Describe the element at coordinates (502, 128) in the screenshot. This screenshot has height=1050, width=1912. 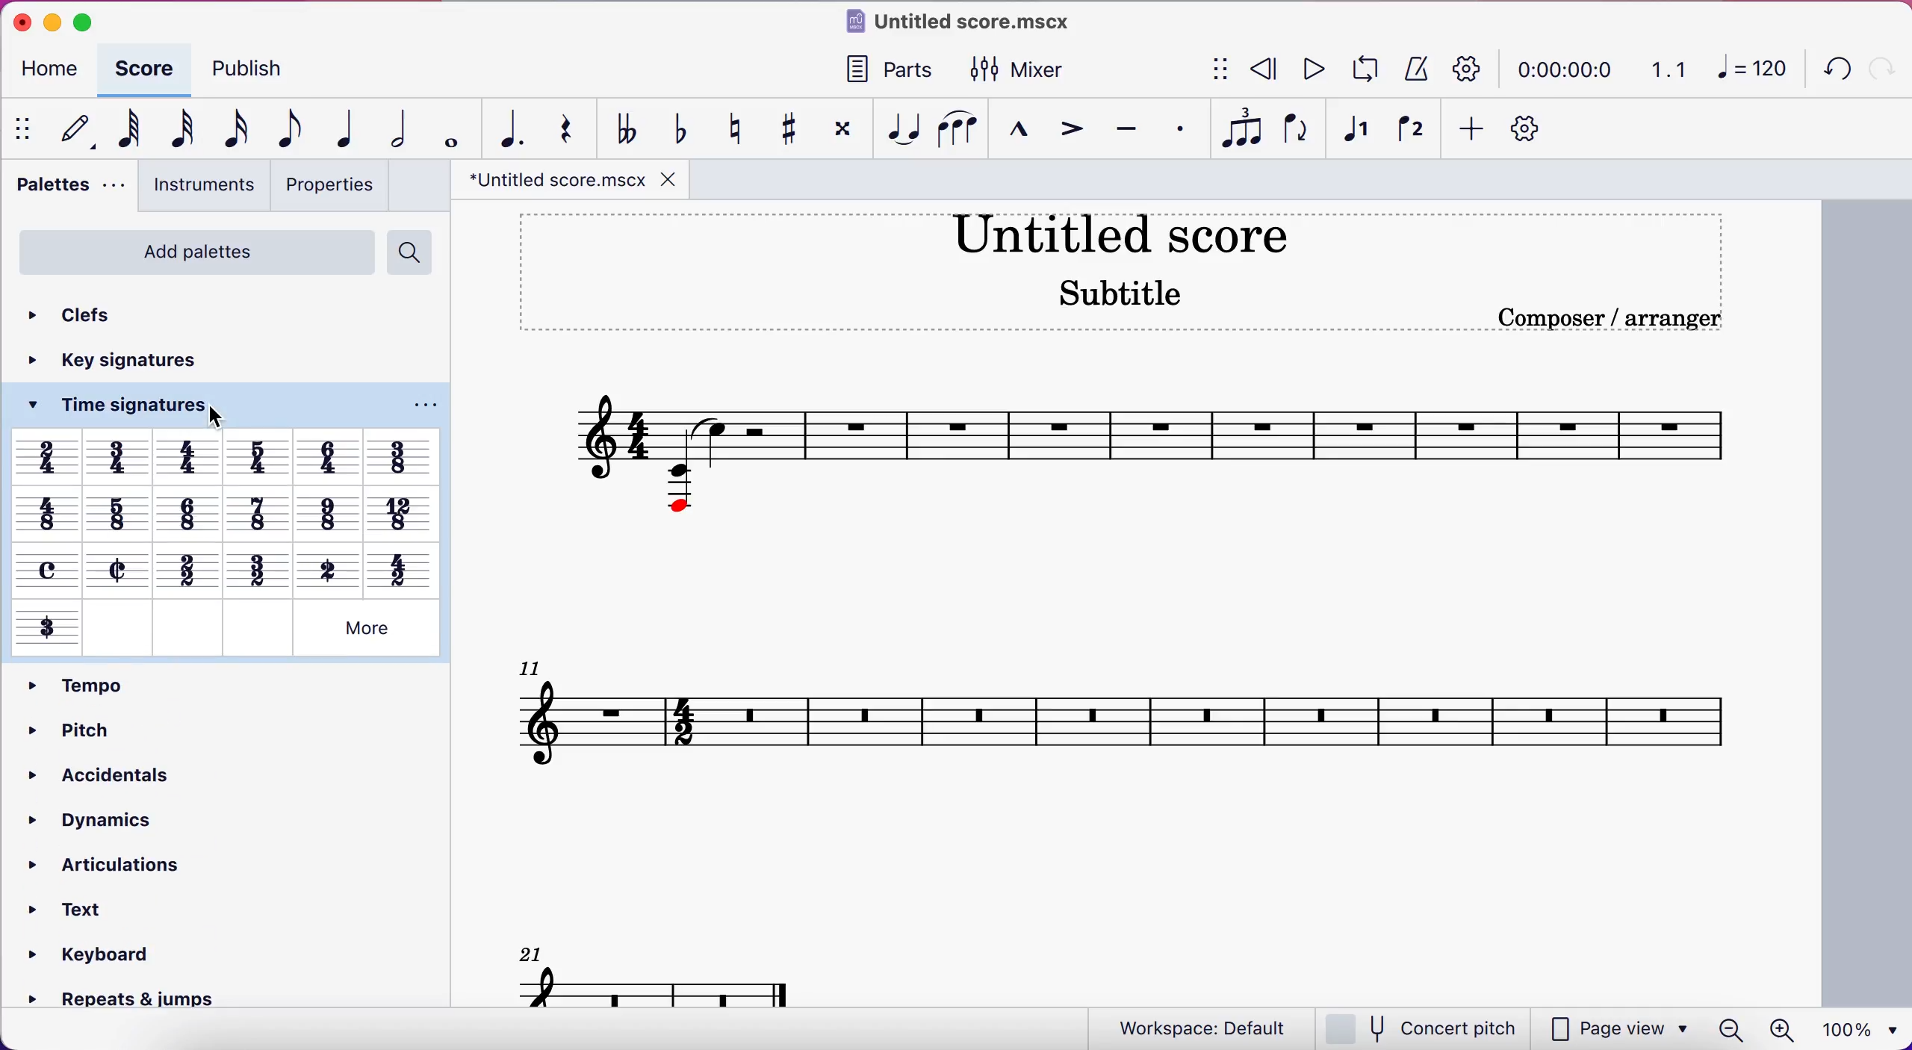
I see `augmentation dot` at that location.